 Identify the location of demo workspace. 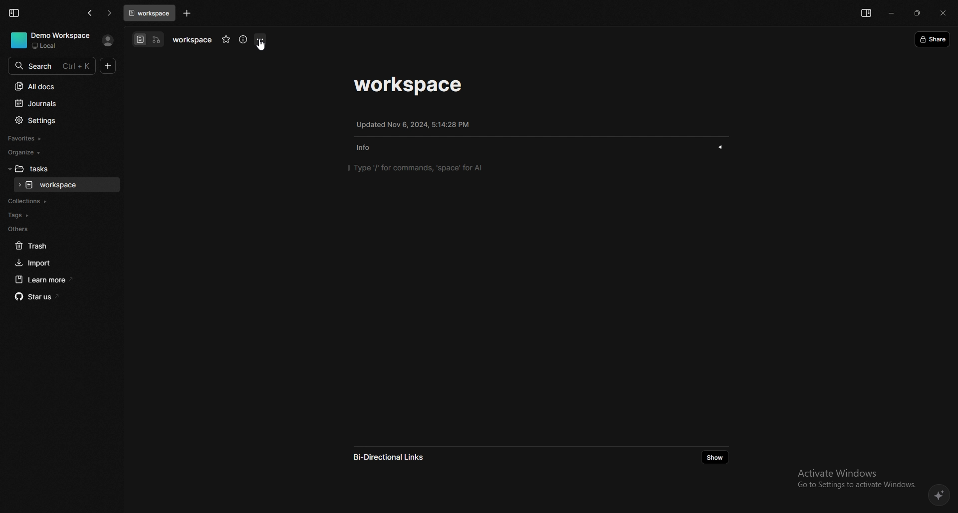
(53, 40).